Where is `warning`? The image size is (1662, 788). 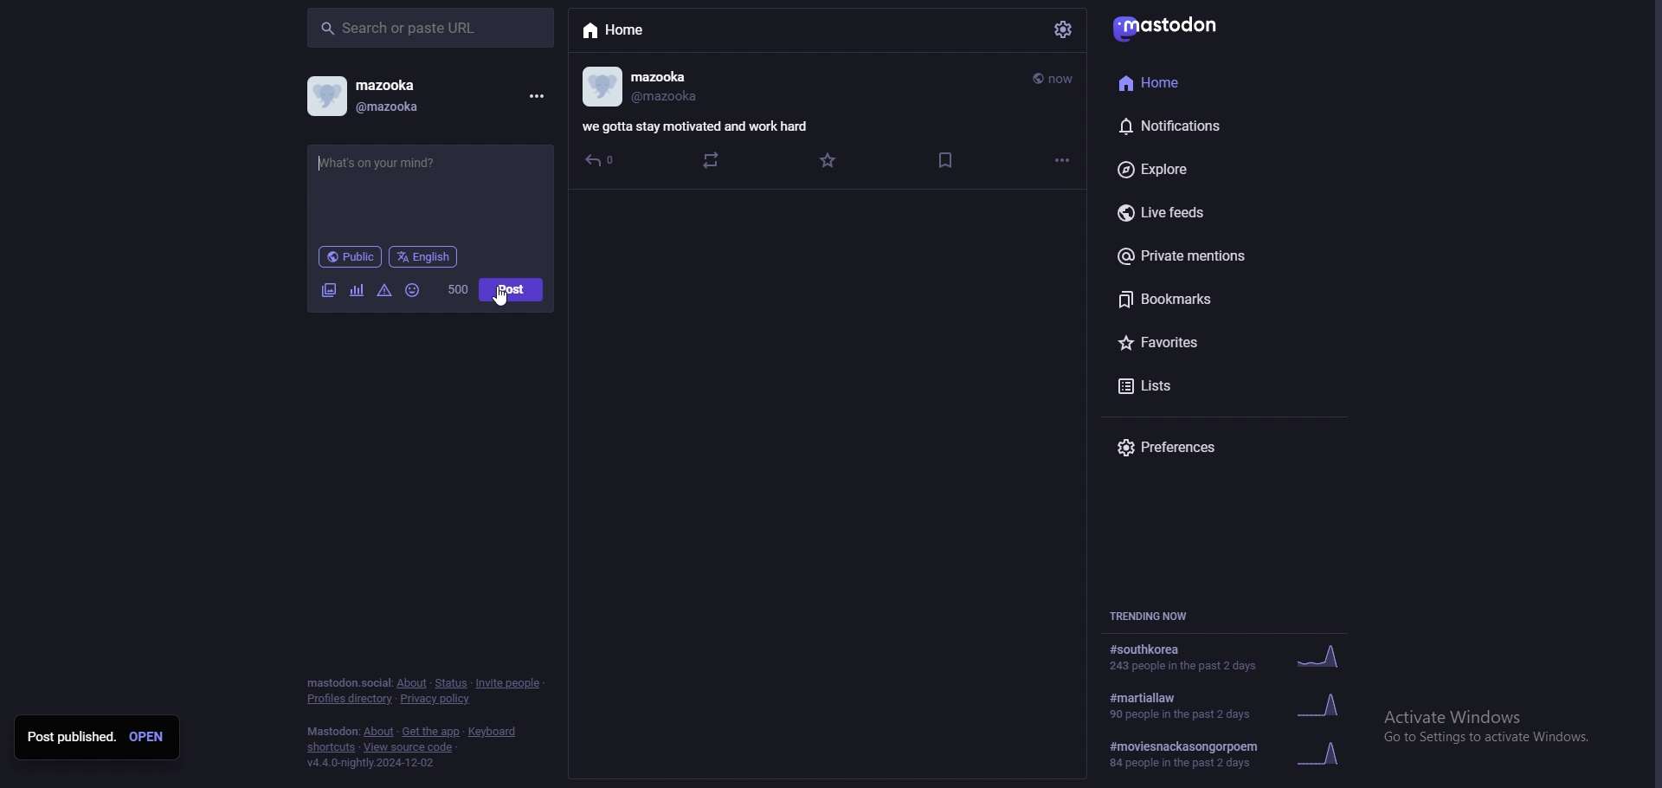
warning is located at coordinates (385, 290).